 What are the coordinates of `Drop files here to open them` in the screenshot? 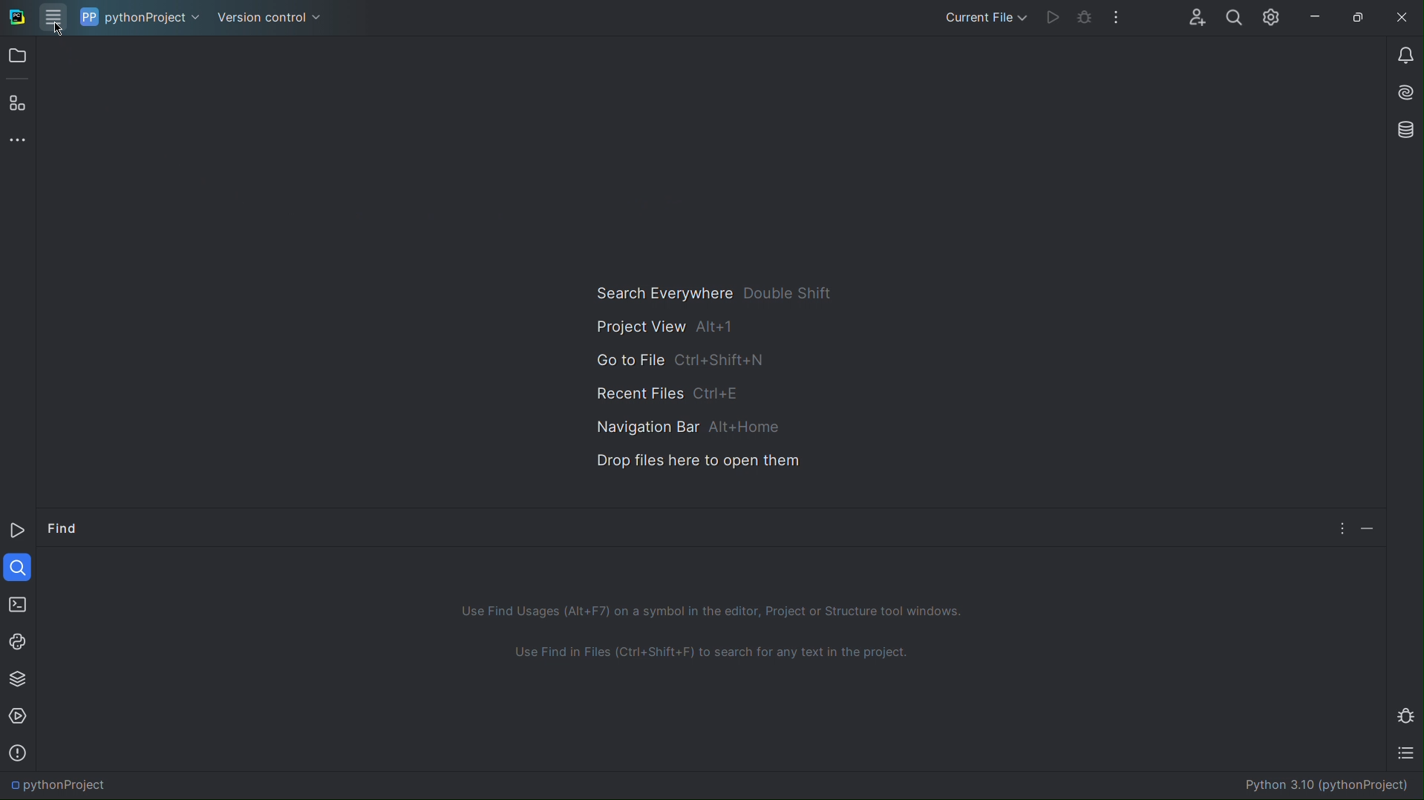 It's located at (687, 460).